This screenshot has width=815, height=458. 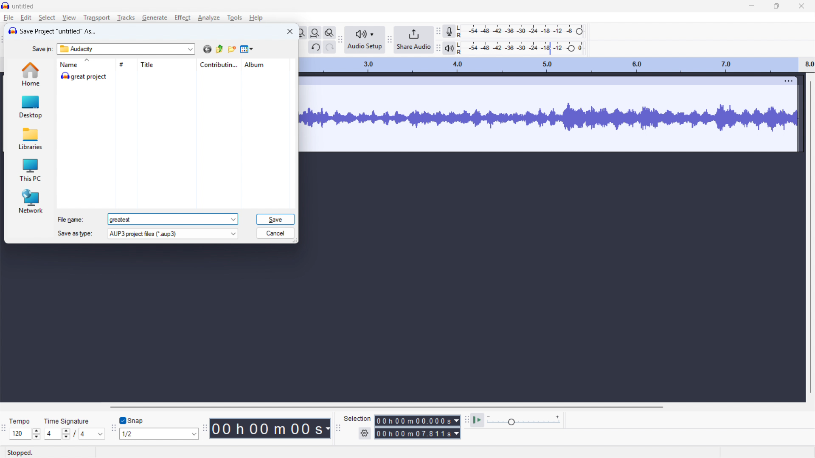 What do you see at coordinates (43, 49) in the screenshot?
I see `save in` at bounding box center [43, 49].